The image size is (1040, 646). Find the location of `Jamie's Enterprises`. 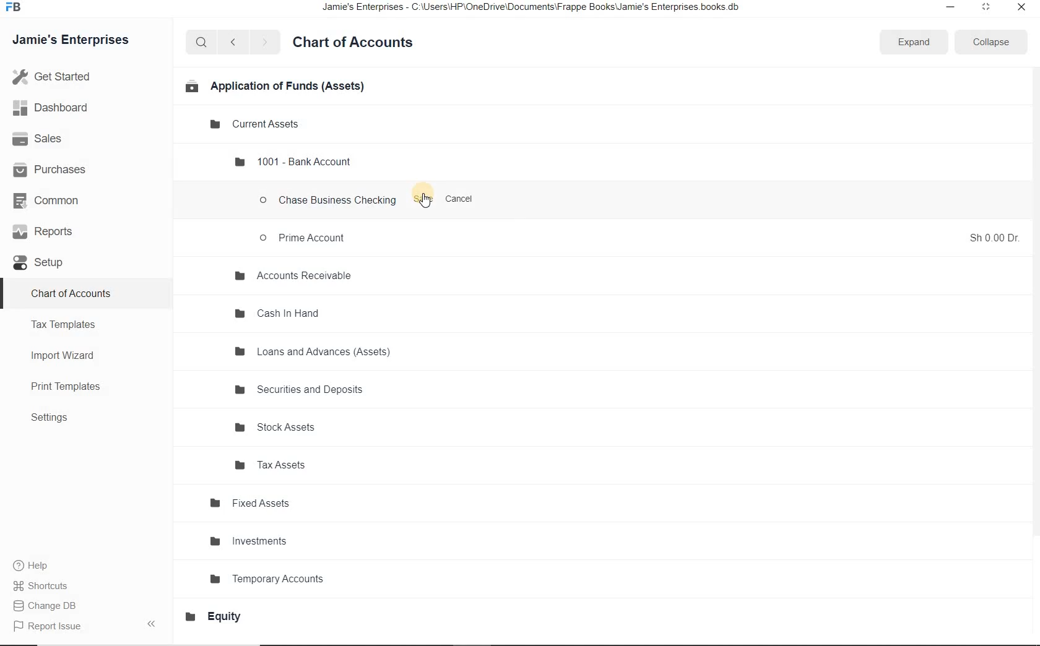

Jamie's Enterprises is located at coordinates (76, 41).